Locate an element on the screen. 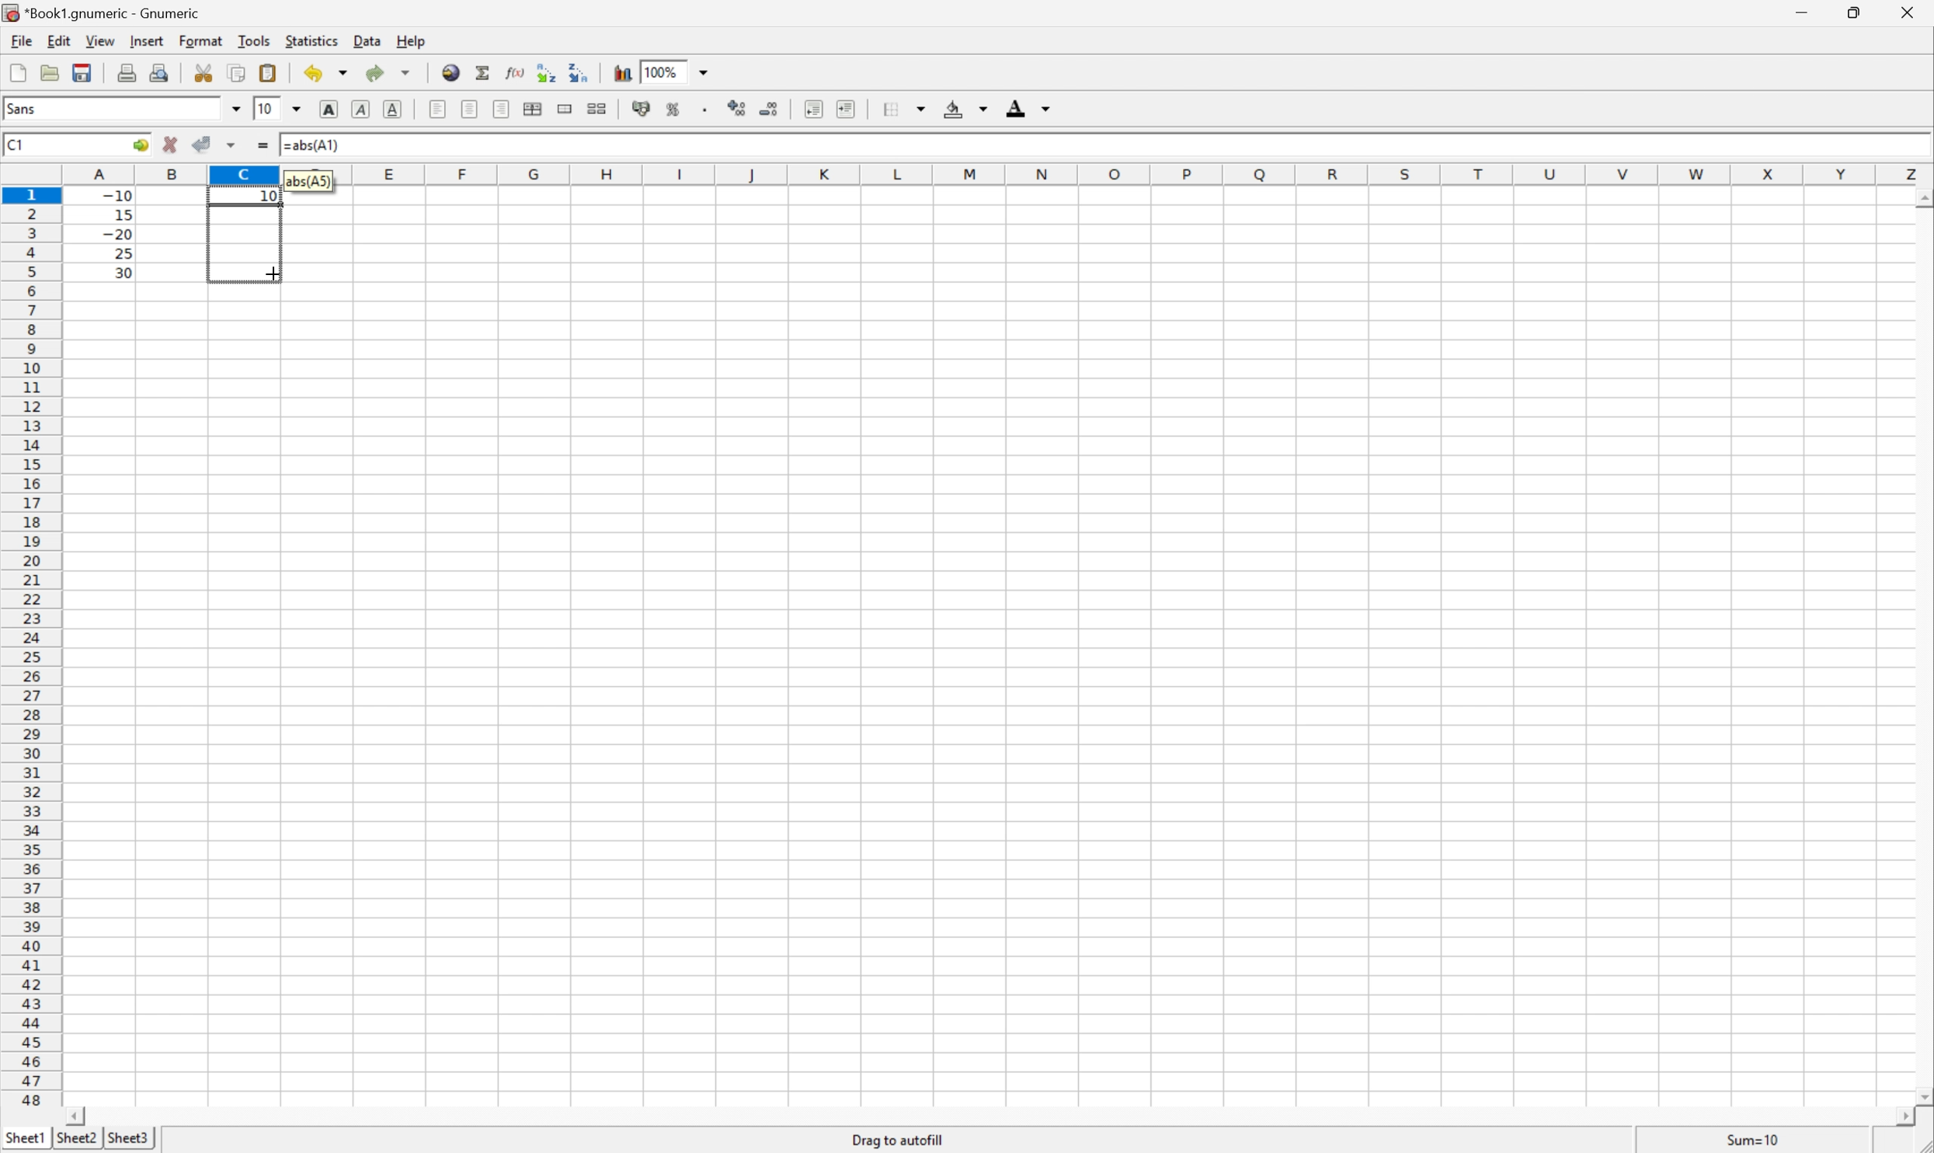 Image resolution: width=1934 pixels, height=1153 pixels. Sans is located at coordinates (24, 108).